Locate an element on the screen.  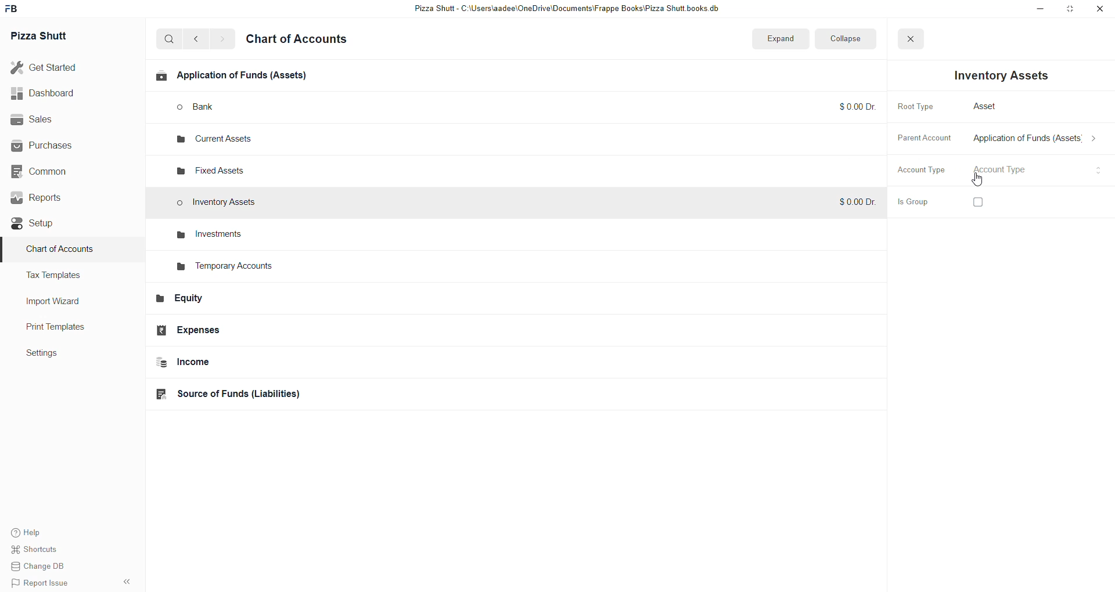
go back  is located at coordinates (199, 39).